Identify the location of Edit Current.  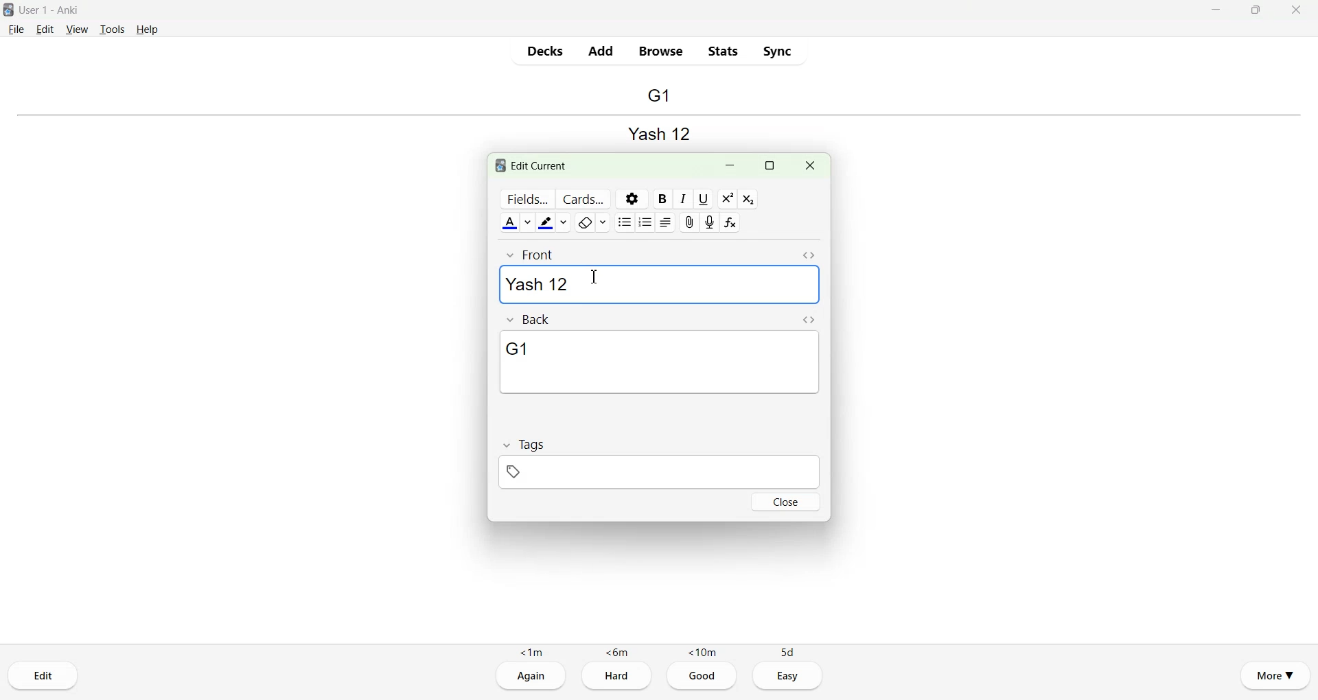
(542, 165).